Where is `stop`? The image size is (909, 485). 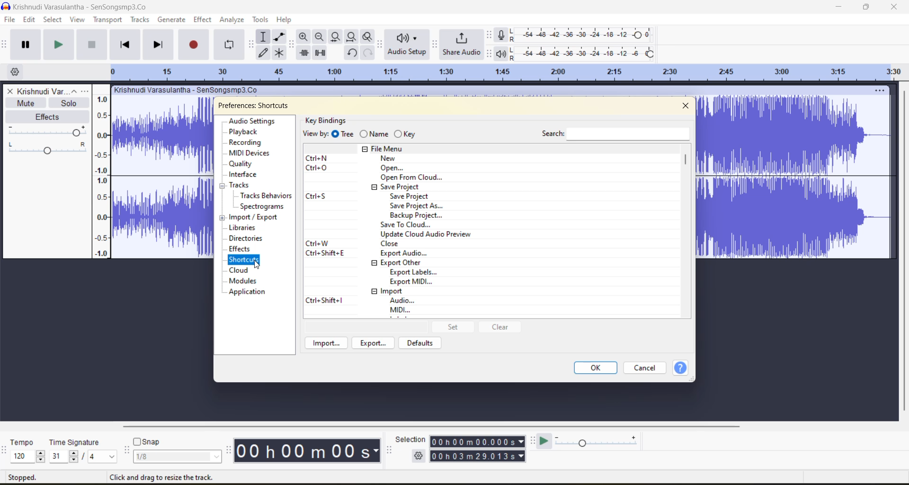 stop is located at coordinates (92, 45).